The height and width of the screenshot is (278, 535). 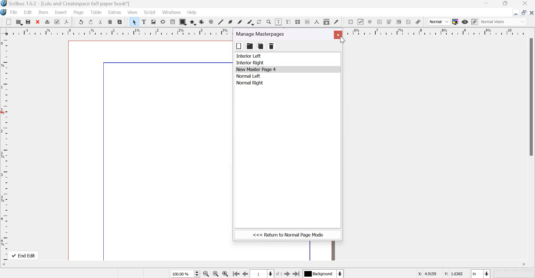 What do you see at coordinates (135, 22) in the screenshot?
I see `Select item` at bounding box center [135, 22].